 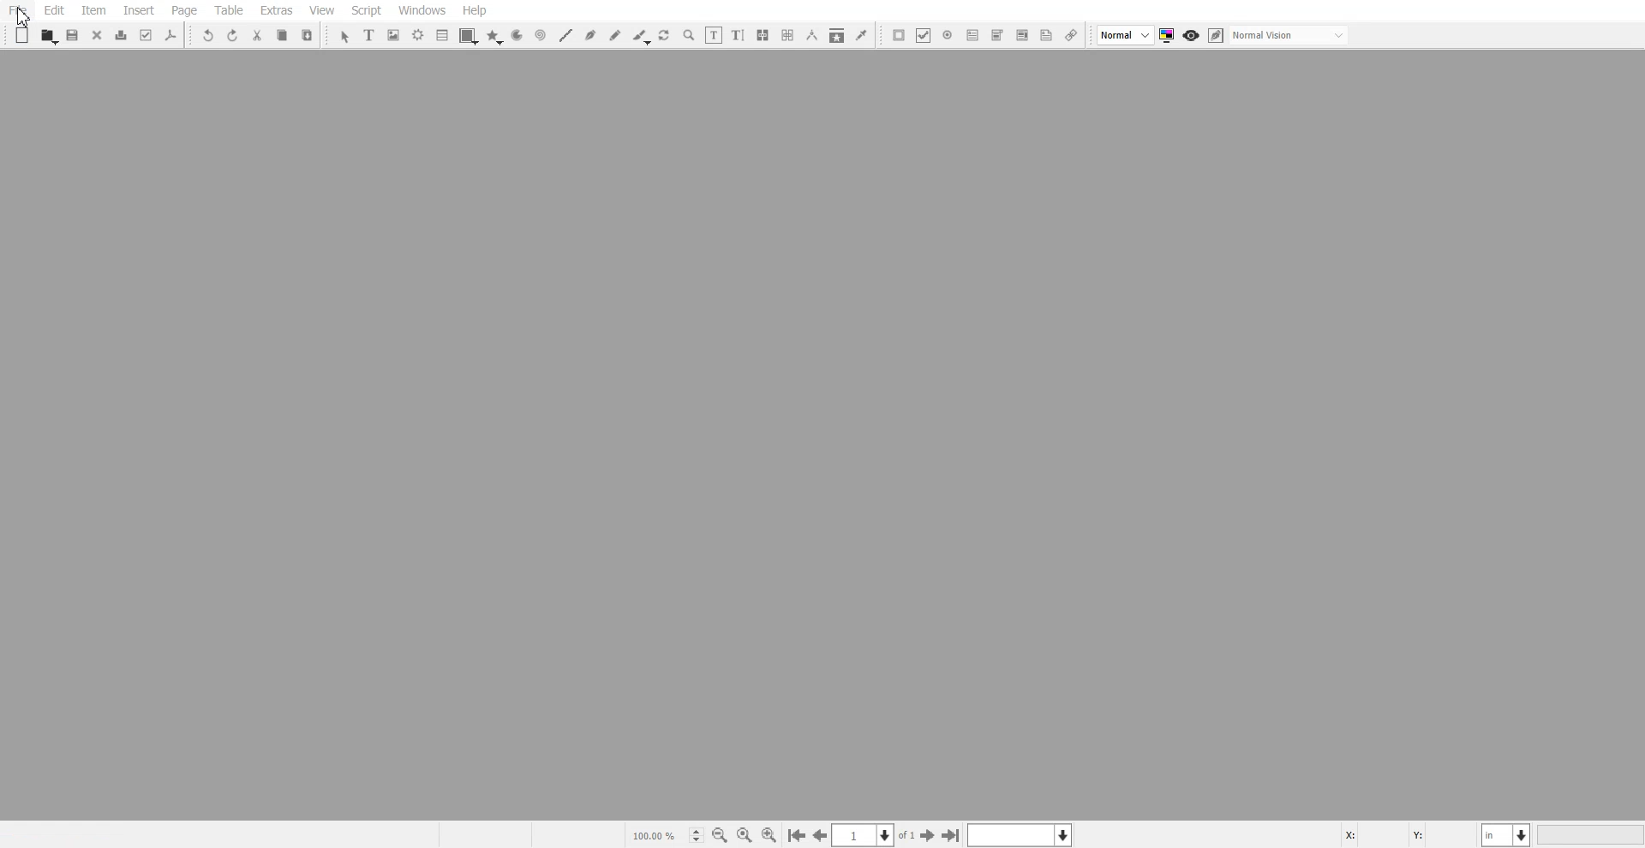 What do you see at coordinates (641, 37) in the screenshot?
I see `Calligraphic line` at bounding box center [641, 37].